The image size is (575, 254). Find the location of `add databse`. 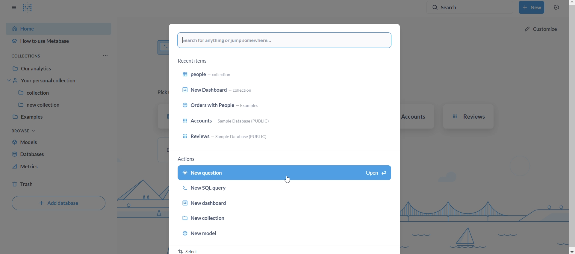

add databse is located at coordinates (58, 203).